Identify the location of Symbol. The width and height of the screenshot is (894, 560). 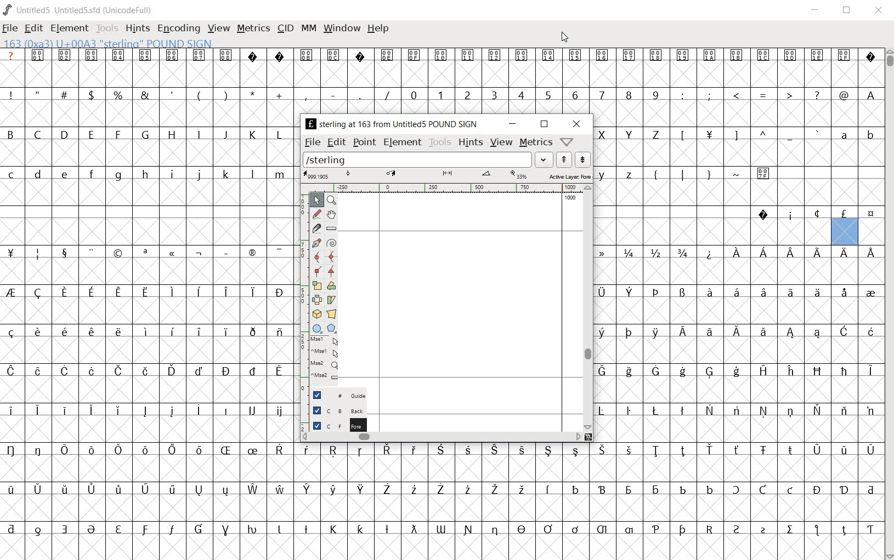
(657, 55).